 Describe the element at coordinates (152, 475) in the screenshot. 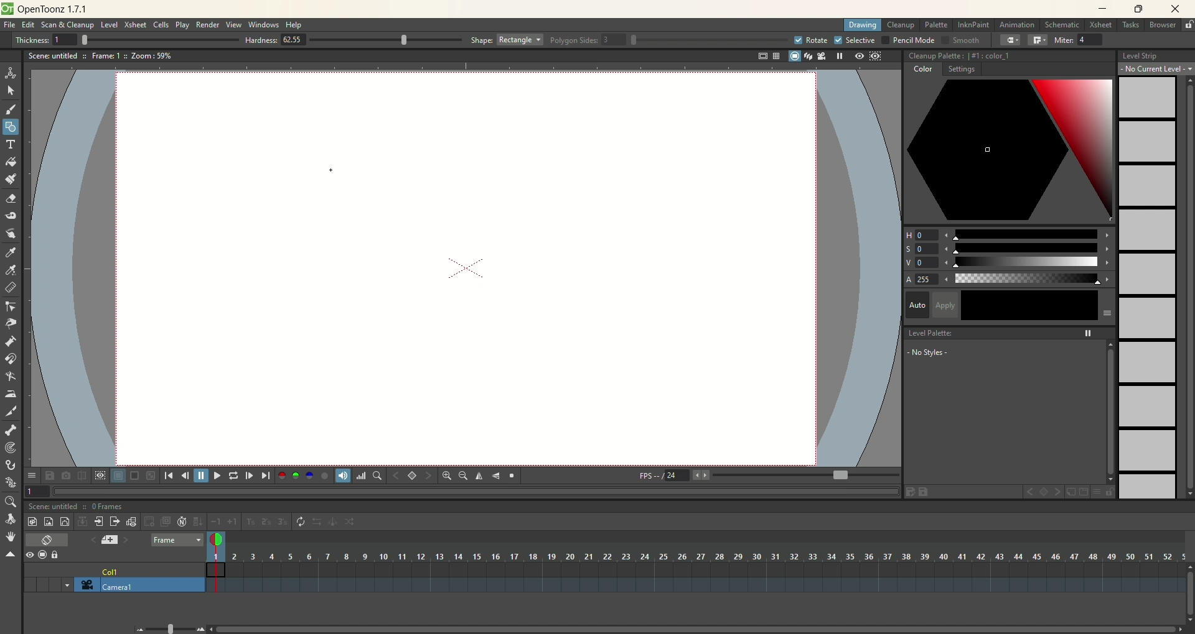

I see `checkered background` at that location.